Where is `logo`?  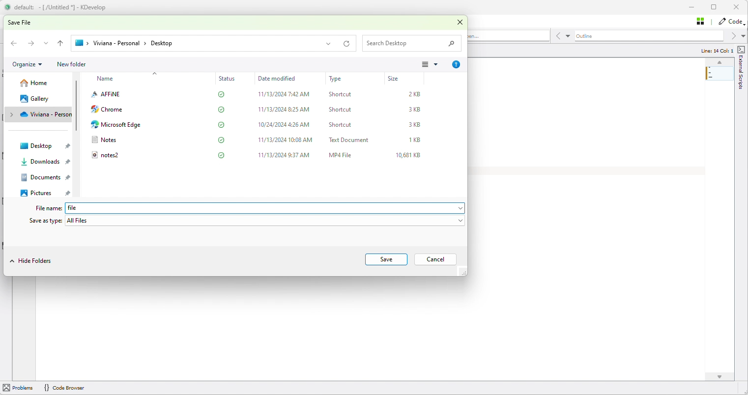 logo is located at coordinates (7, 7).